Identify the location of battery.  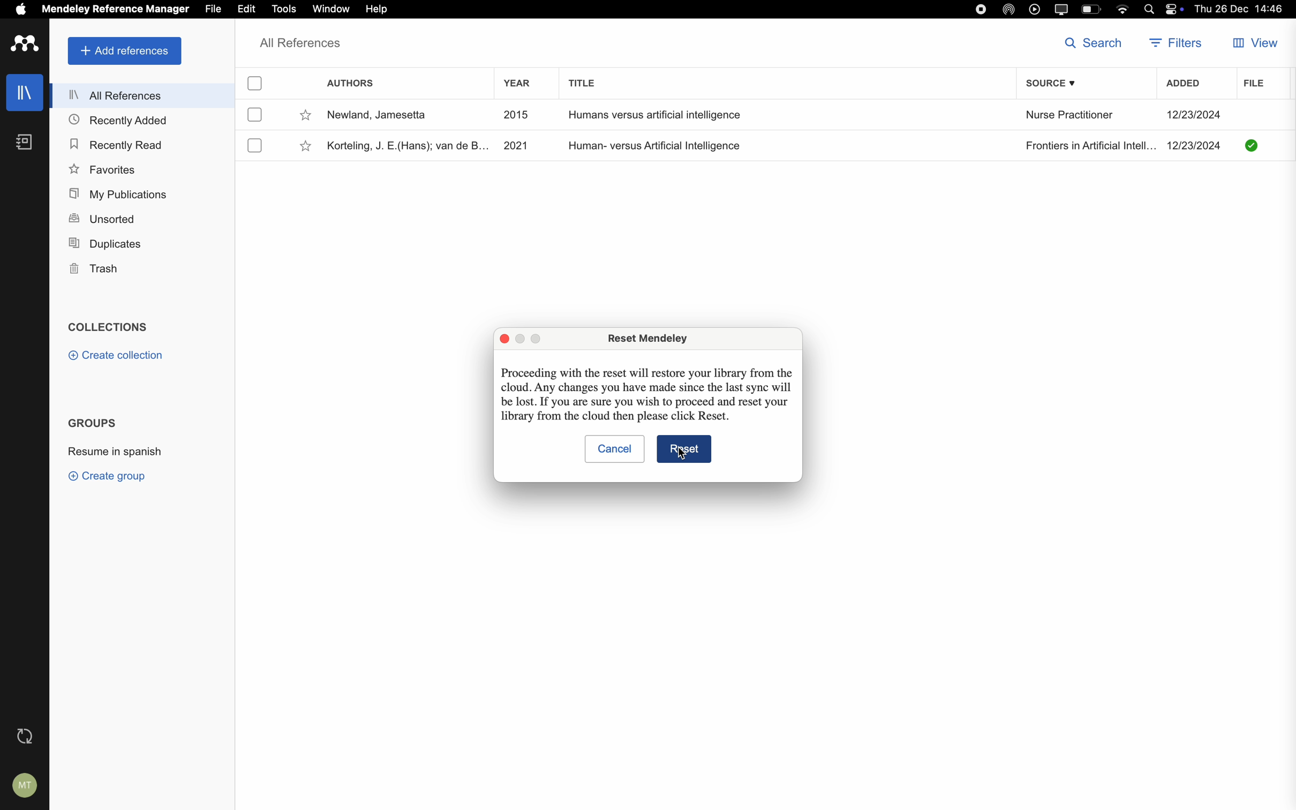
(1091, 9).